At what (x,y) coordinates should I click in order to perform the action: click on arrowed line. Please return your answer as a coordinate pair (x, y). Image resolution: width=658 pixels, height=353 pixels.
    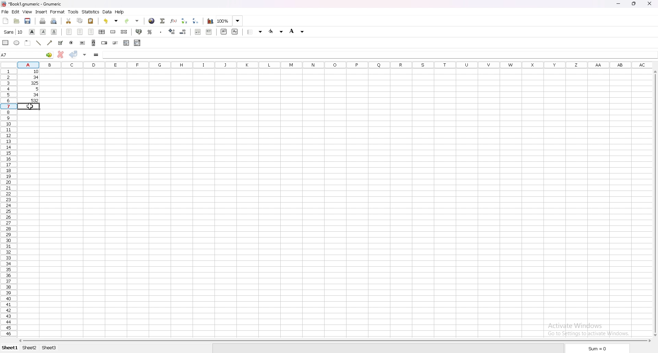
    Looking at the image, I should click on (50, 42).